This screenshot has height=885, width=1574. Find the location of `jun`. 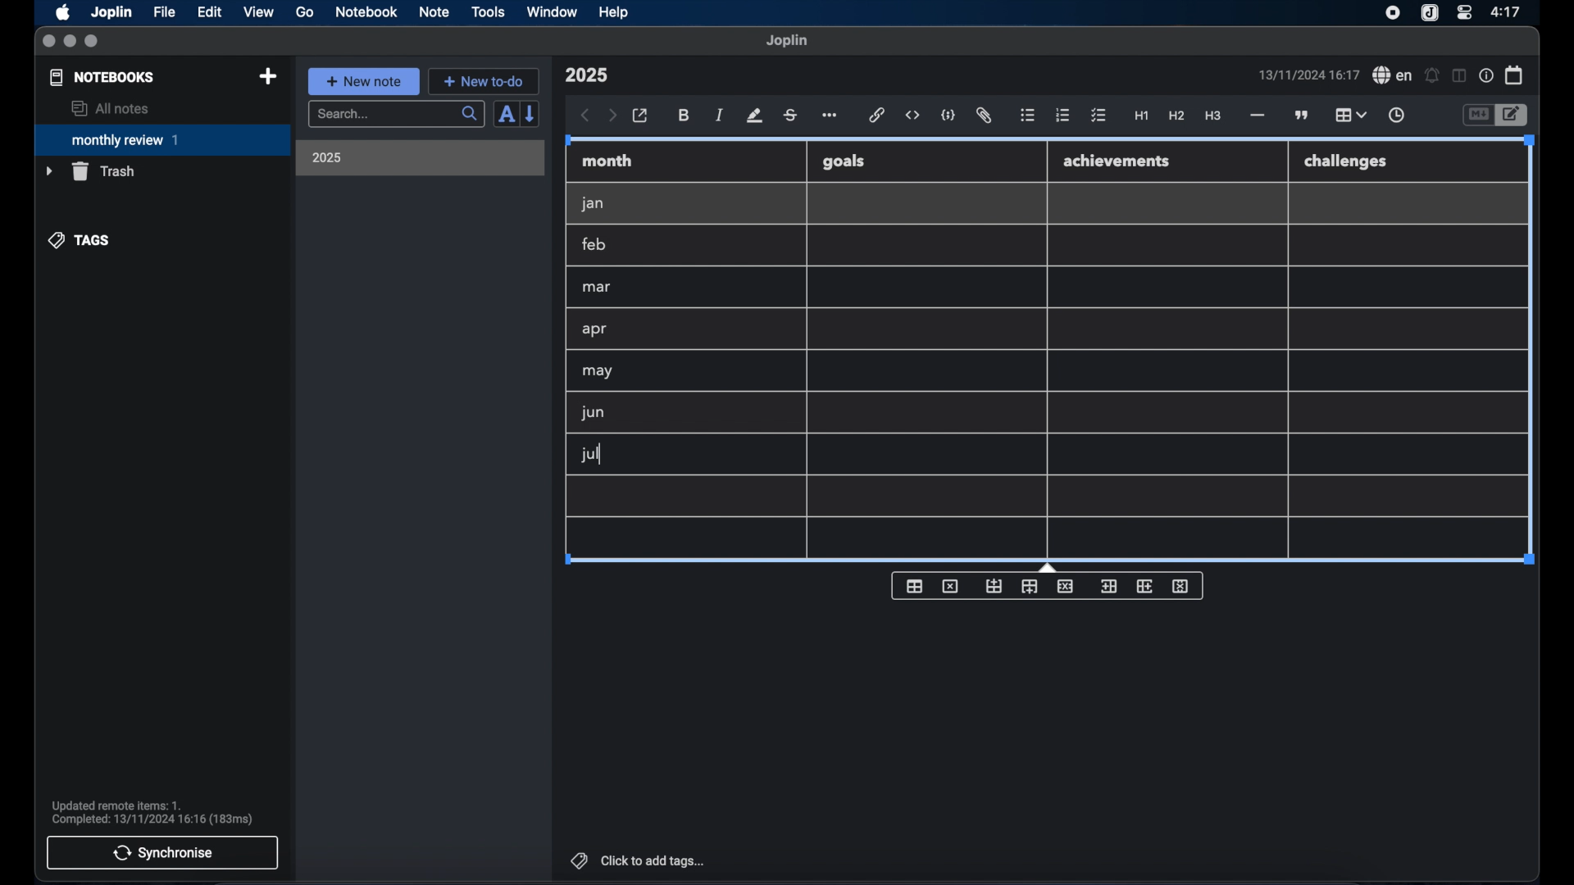

jun is located at coordinates (591, 412).